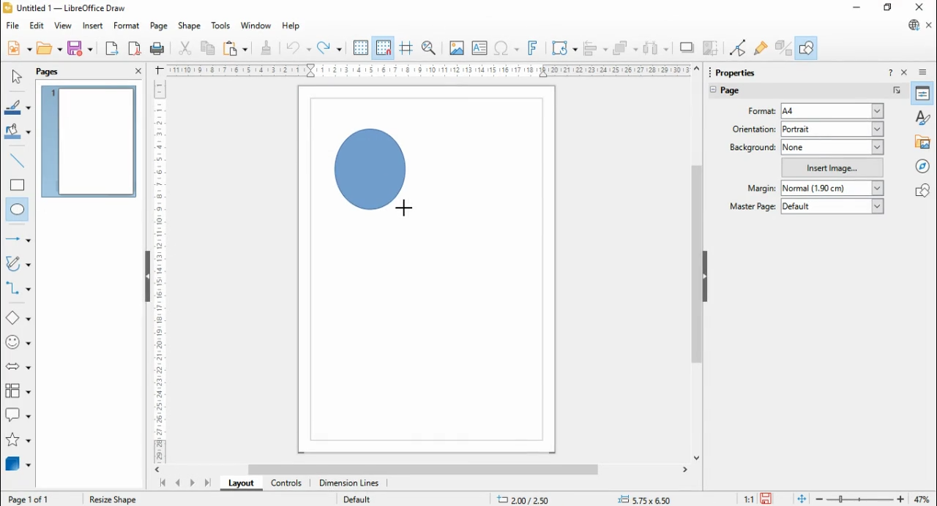  What do you see at coordinates (890, 72) in the screenshot?
I see `help about this sidebar deck` at bounding box center [890, 72].